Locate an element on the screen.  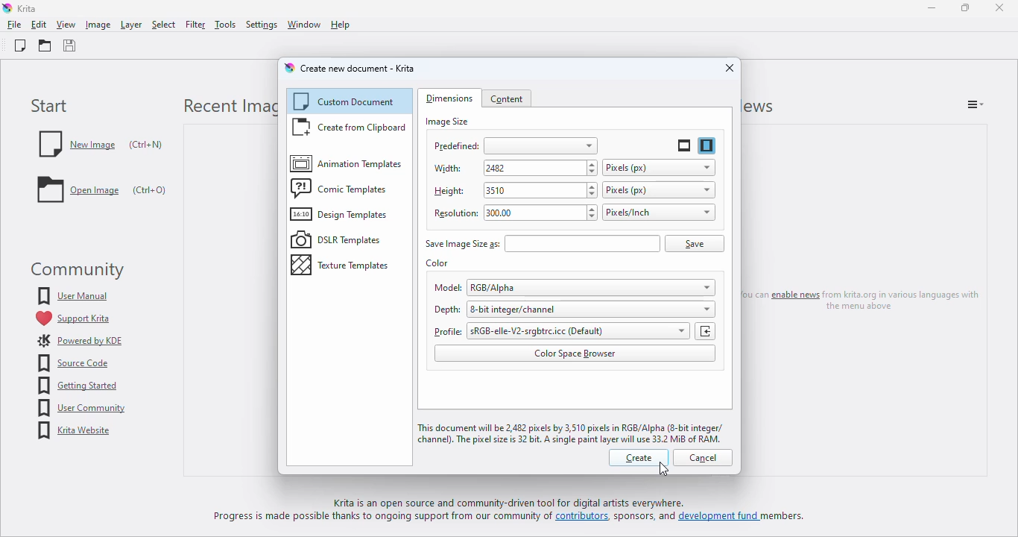
close is located at coordinates (999, 7).